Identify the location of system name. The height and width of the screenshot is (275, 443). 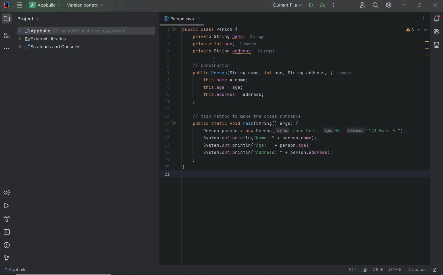
(7, 5).